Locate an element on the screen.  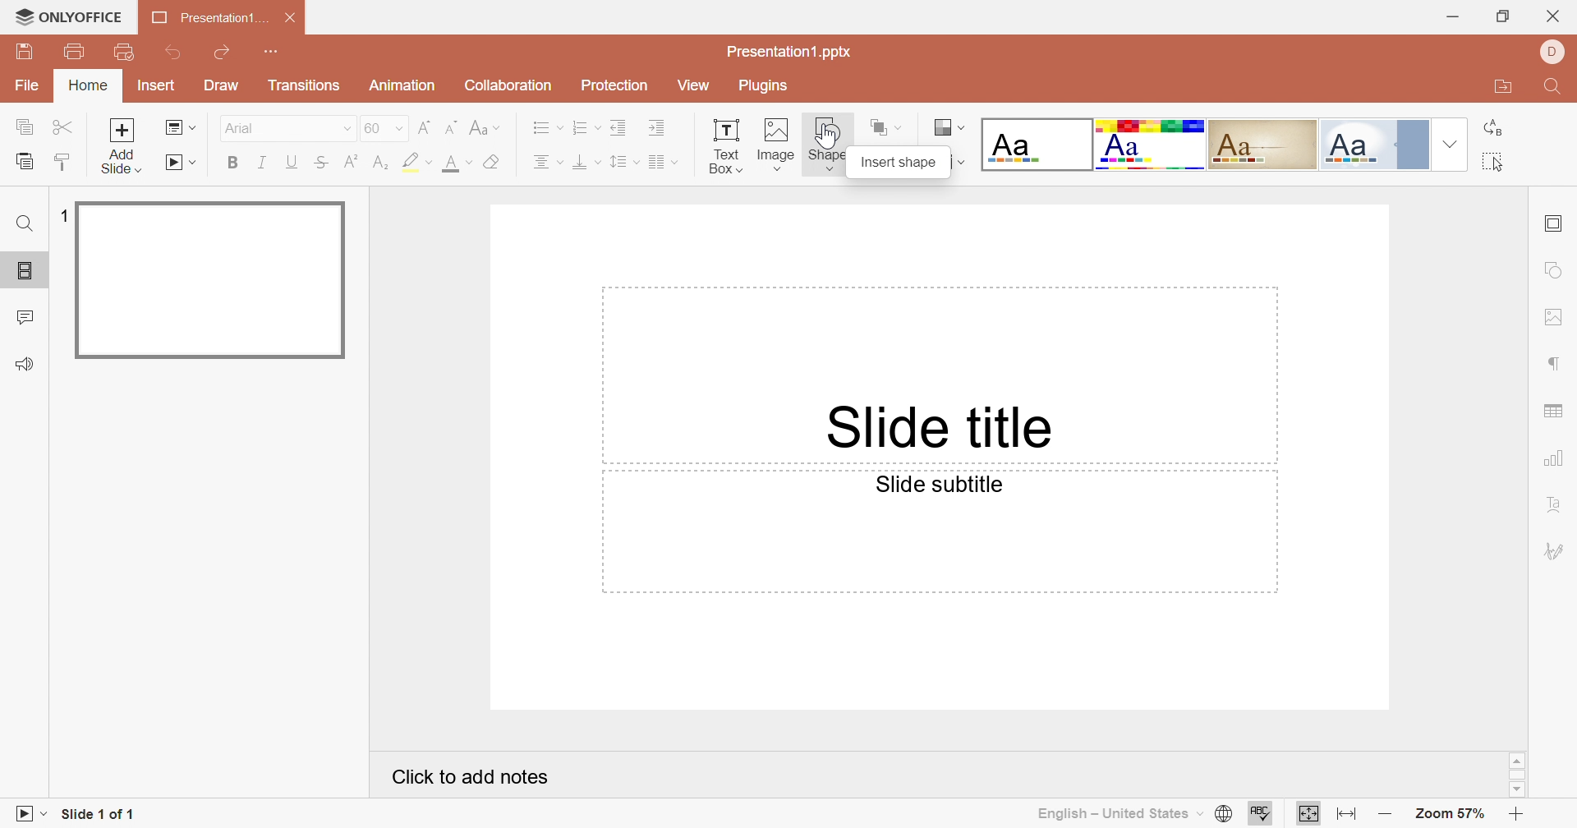
Horizontal align is located at coordinates (547, 163).